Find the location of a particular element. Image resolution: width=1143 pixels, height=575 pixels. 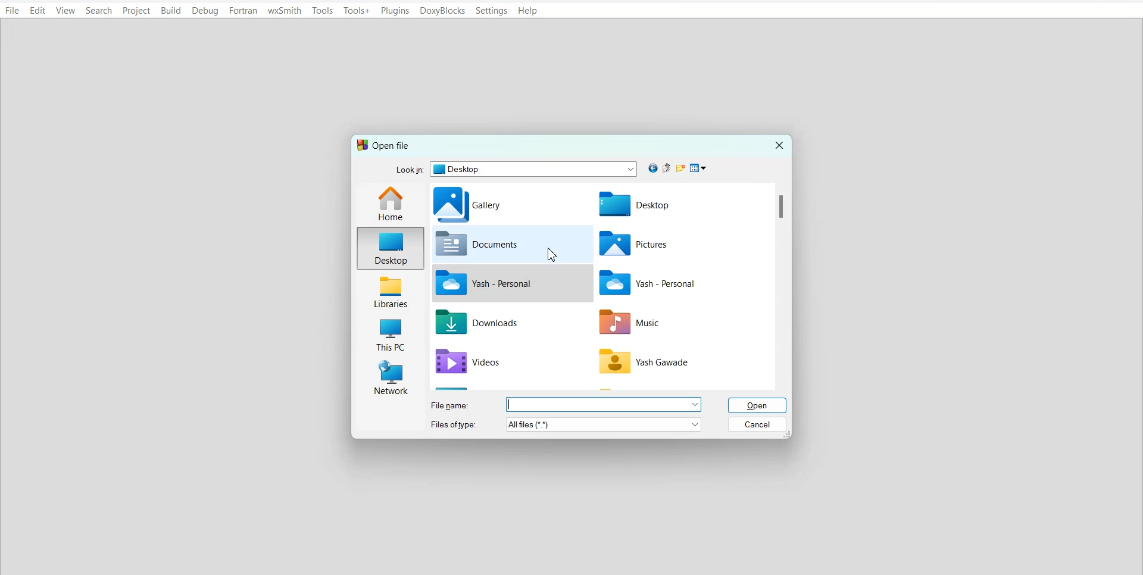

Plugins is located at coordinates (396, 11).